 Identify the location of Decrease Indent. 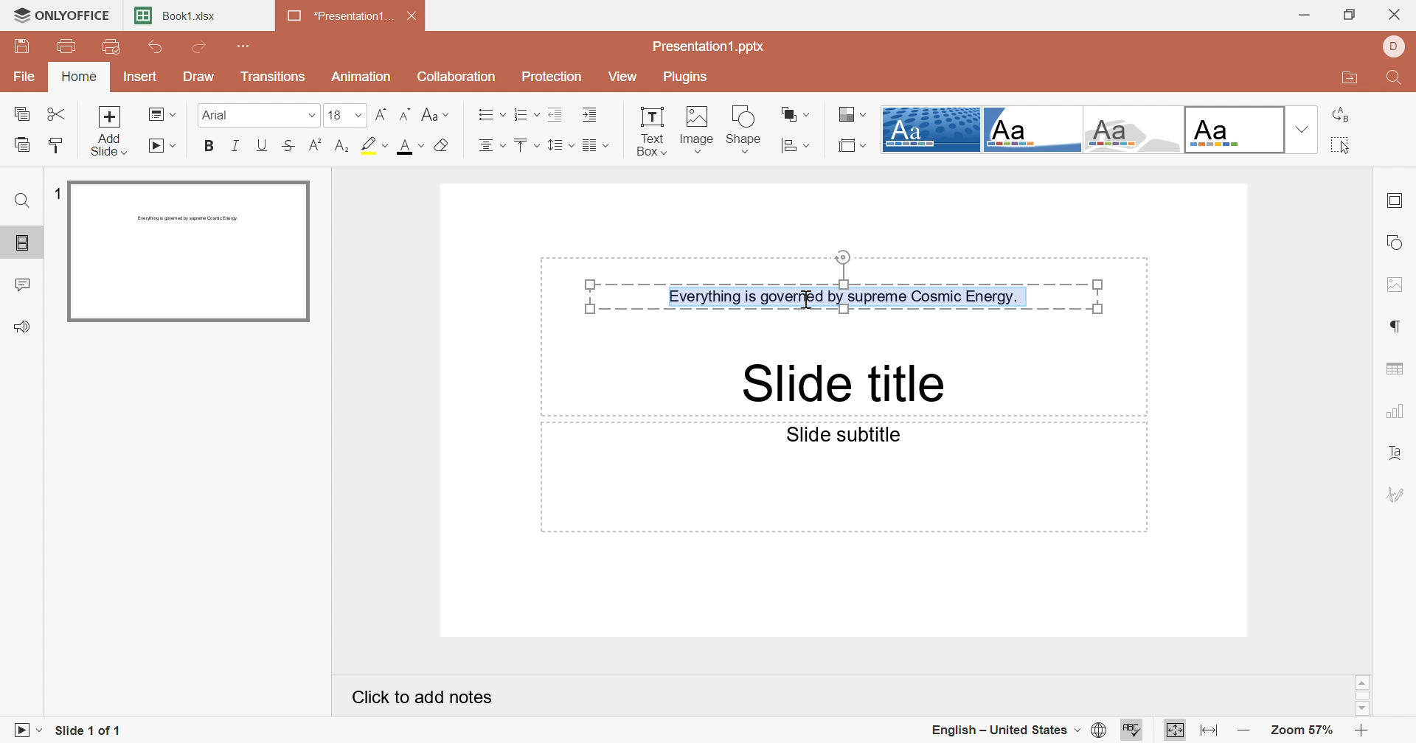
(554, 111).